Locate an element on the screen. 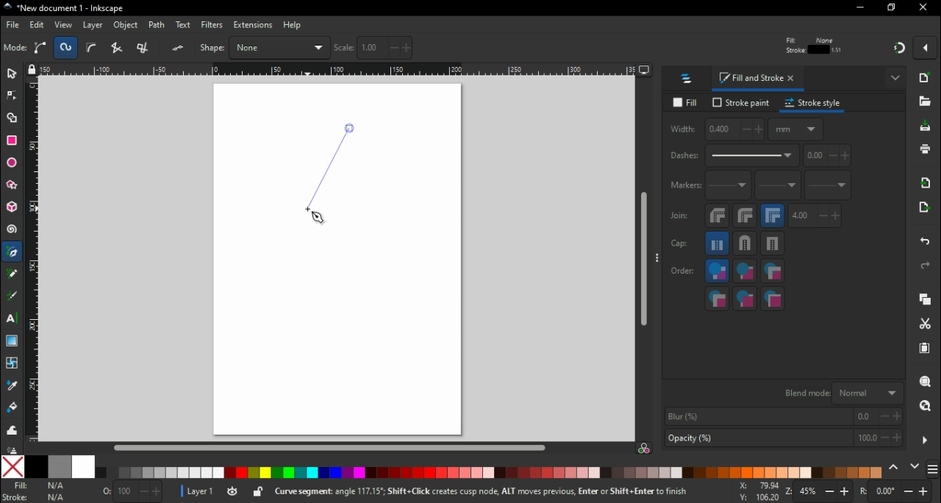  shortcuts and notifications is located at coordinates (499, 490).